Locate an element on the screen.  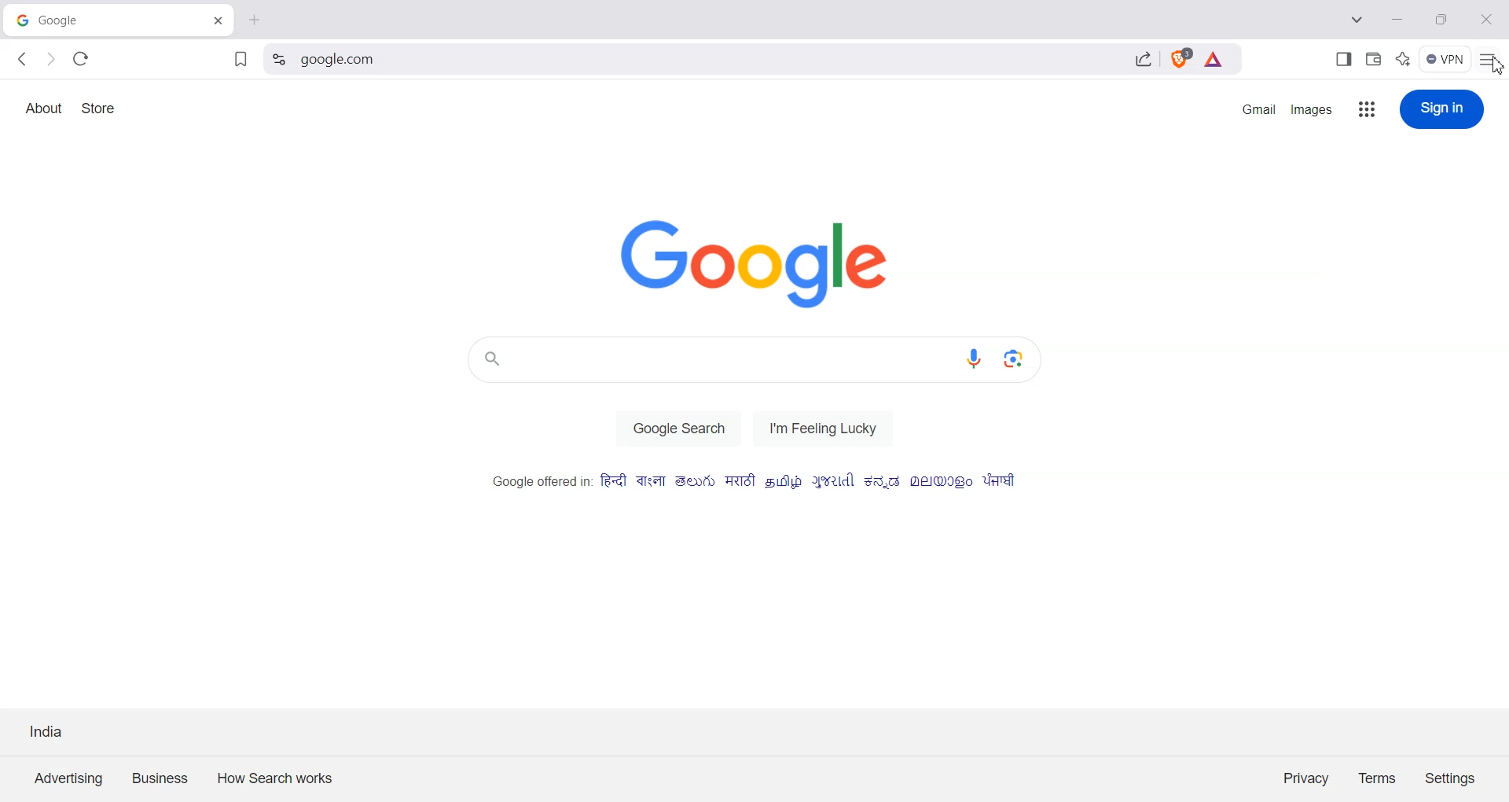
Search is located at coordinates (711, 61).